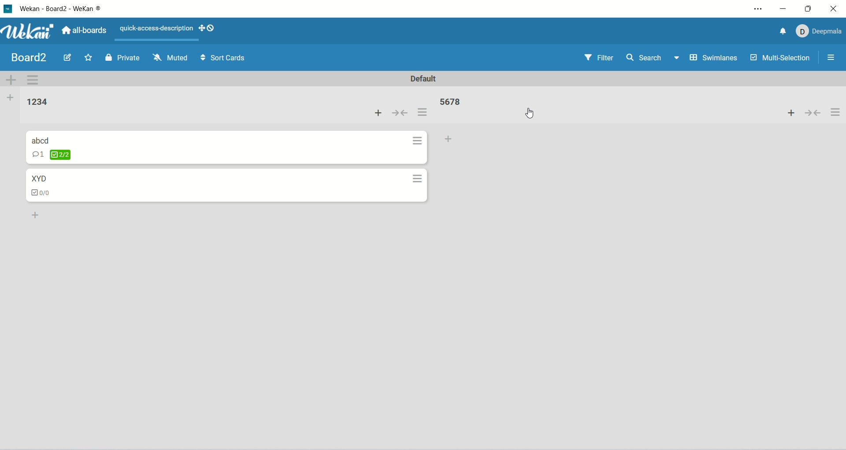 This screenshot has height=450, width=846. Describe the element at coordinates (37, 214) in the screenshot. I see `add` at that location.